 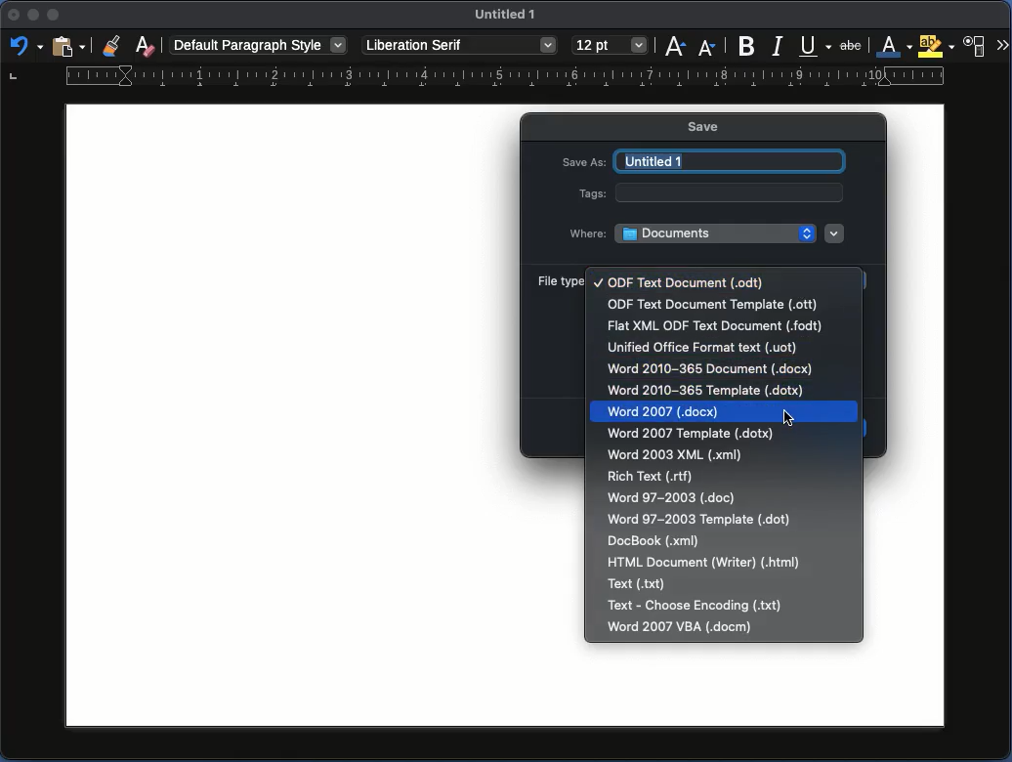 What do you see at coordinates (12, 19) in the screenshot?
I see `Close` at bounding box center [12, 19].